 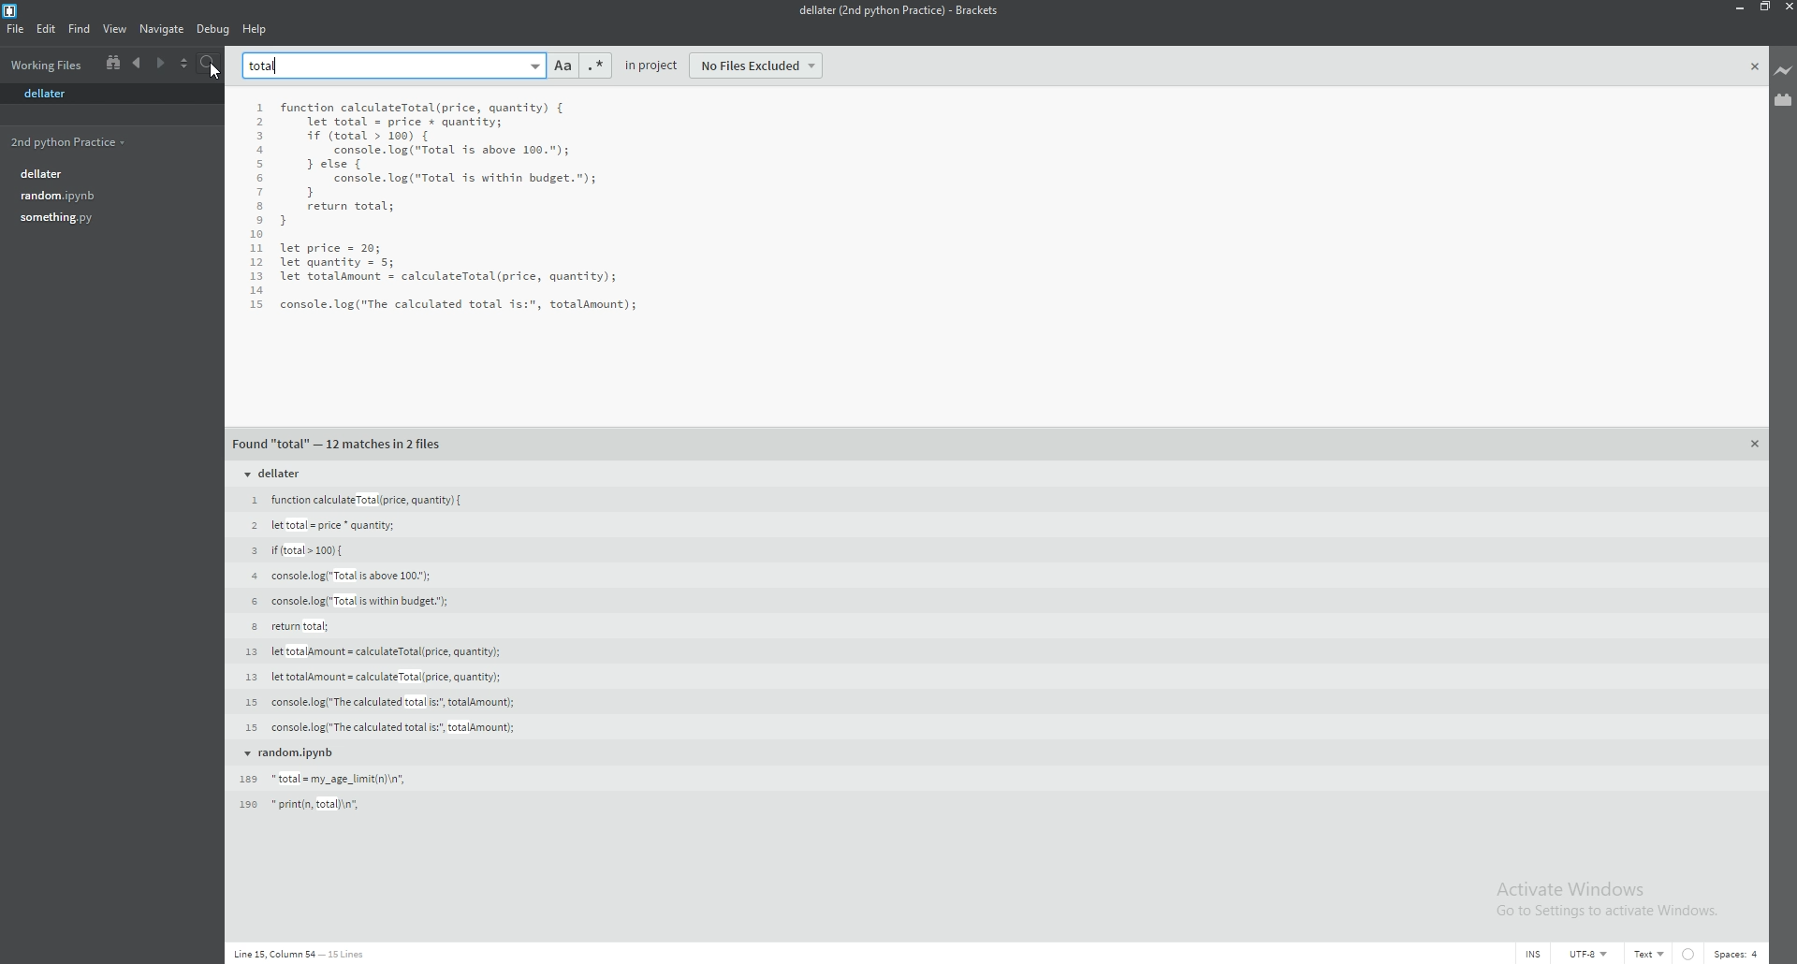 I want to click on random.ipynb, so click(x=293, y=752).